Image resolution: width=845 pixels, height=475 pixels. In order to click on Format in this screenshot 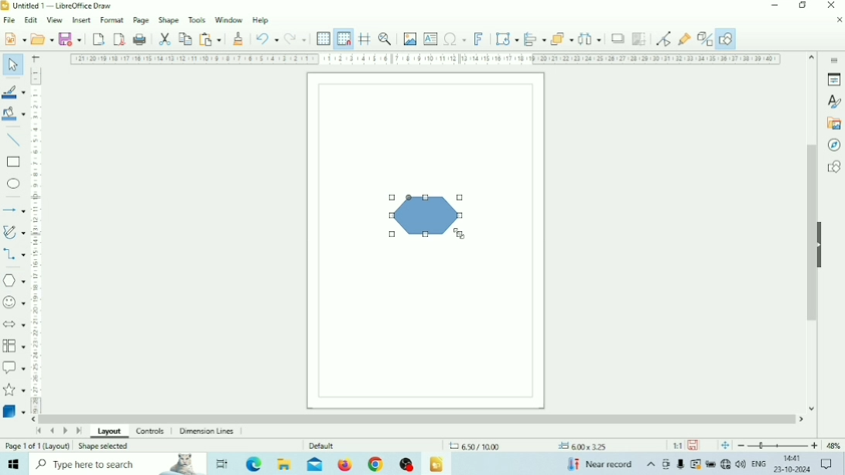, I will do `click(113, 19)`.